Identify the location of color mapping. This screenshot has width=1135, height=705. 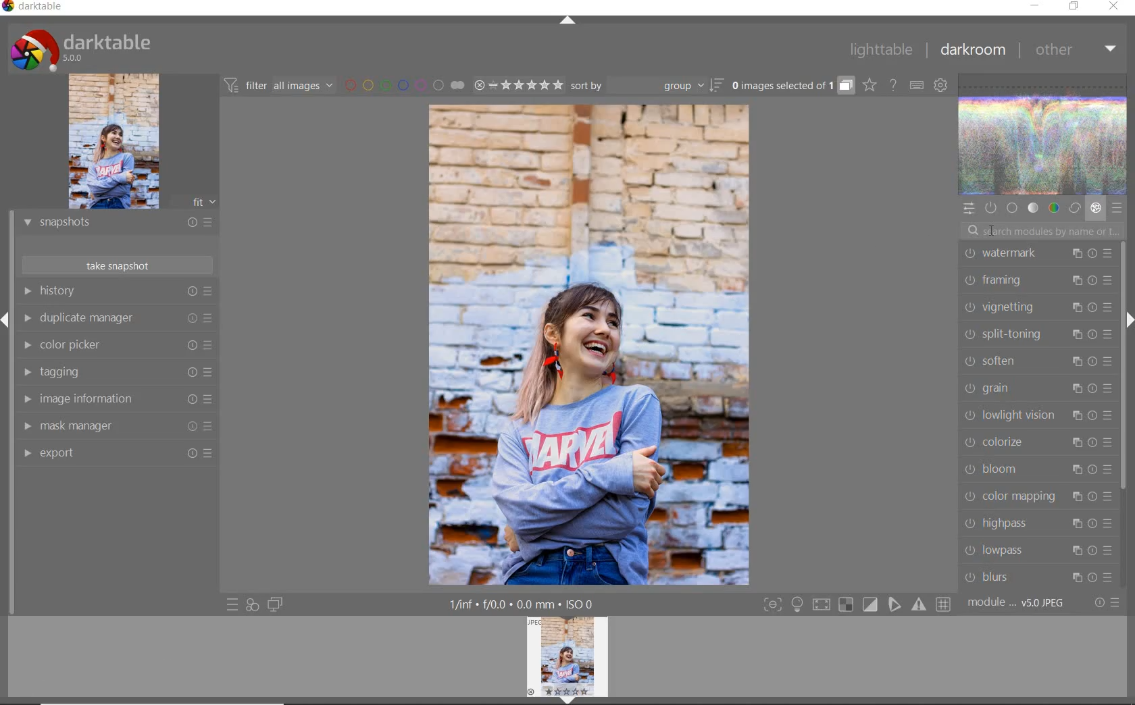
(1036, 498).